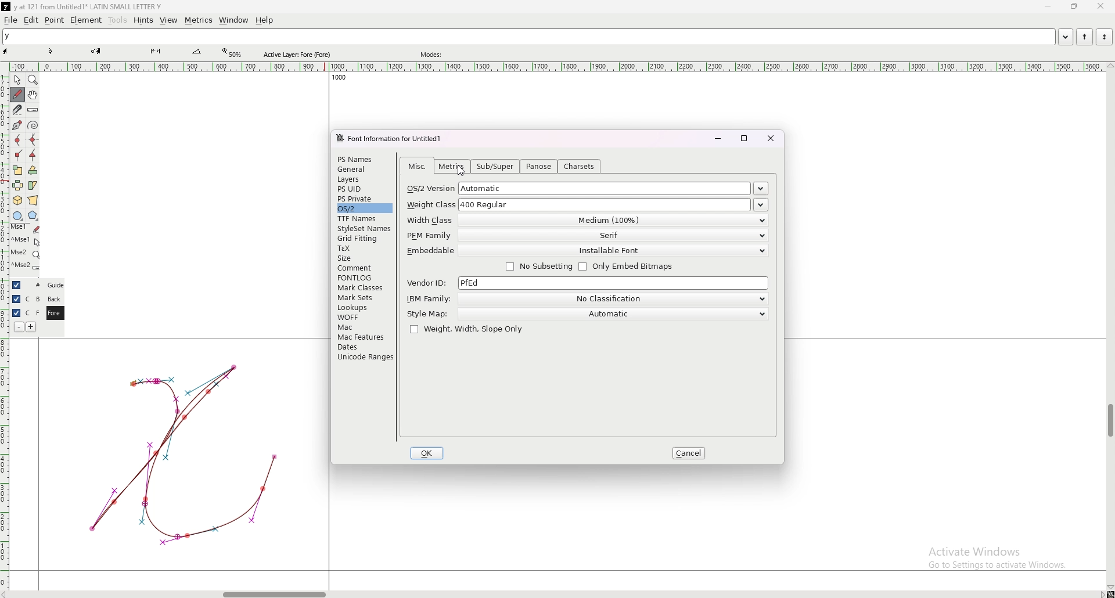 The width and height of the screenshot is (1115, 598). I want to click on minimize, so click(1049, 7).